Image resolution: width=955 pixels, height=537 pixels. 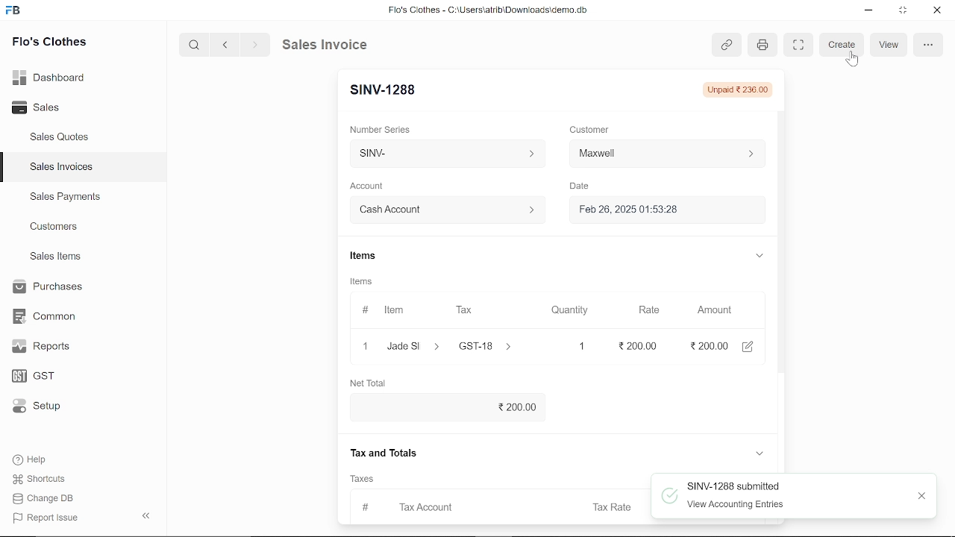 What do you see at coordinates (47, 480) in the screenshot?
I see `Shortcuts` at bounding box center [47, 480].